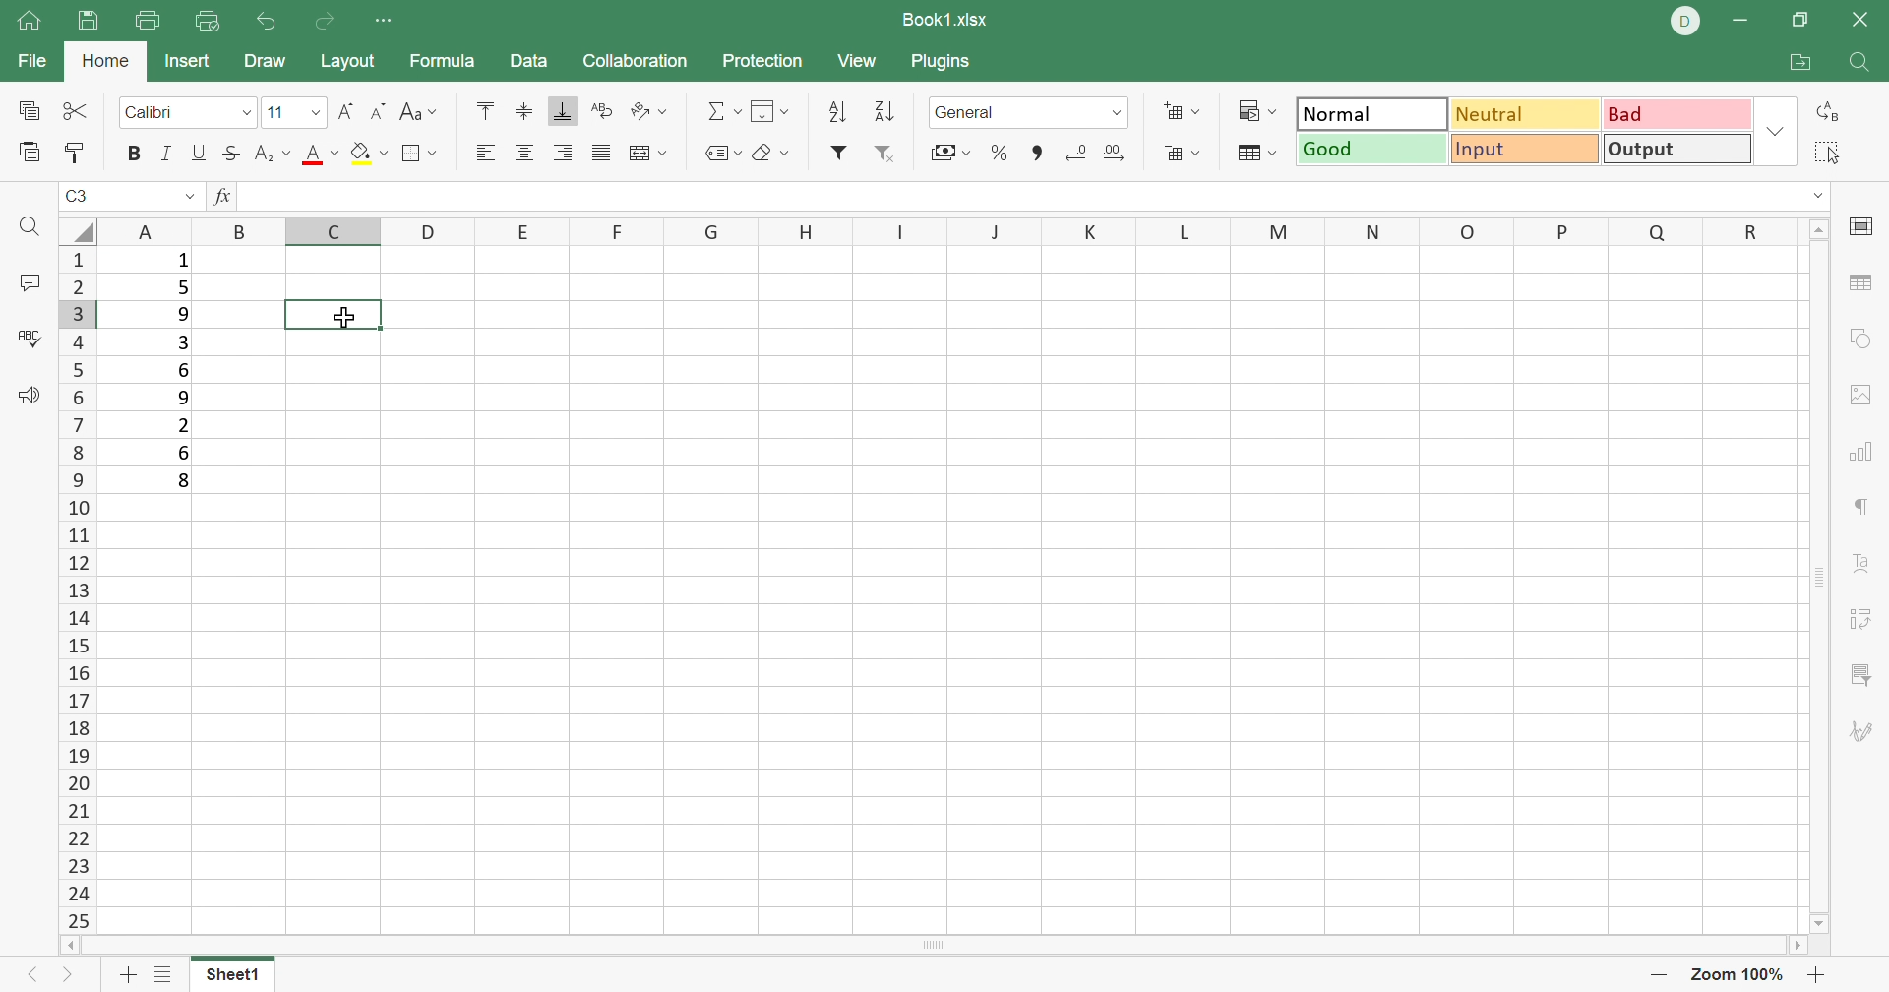 The width and height of the screenshot is (1889, 992). Describe the element at coordinates (327, 25) in the screenshot. I see `Redo` at that location.